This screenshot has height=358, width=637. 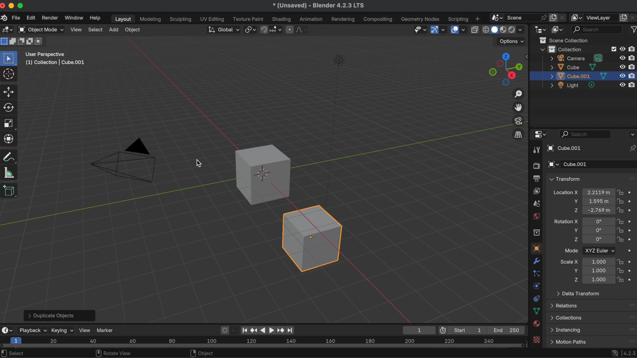 What do you see at coordinates (10, 139) in the screenshot?
I see `scale` at bounding box center [10, 139].